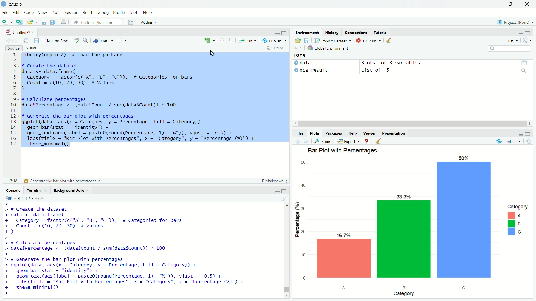  I want to click on run, so click(246, 41).